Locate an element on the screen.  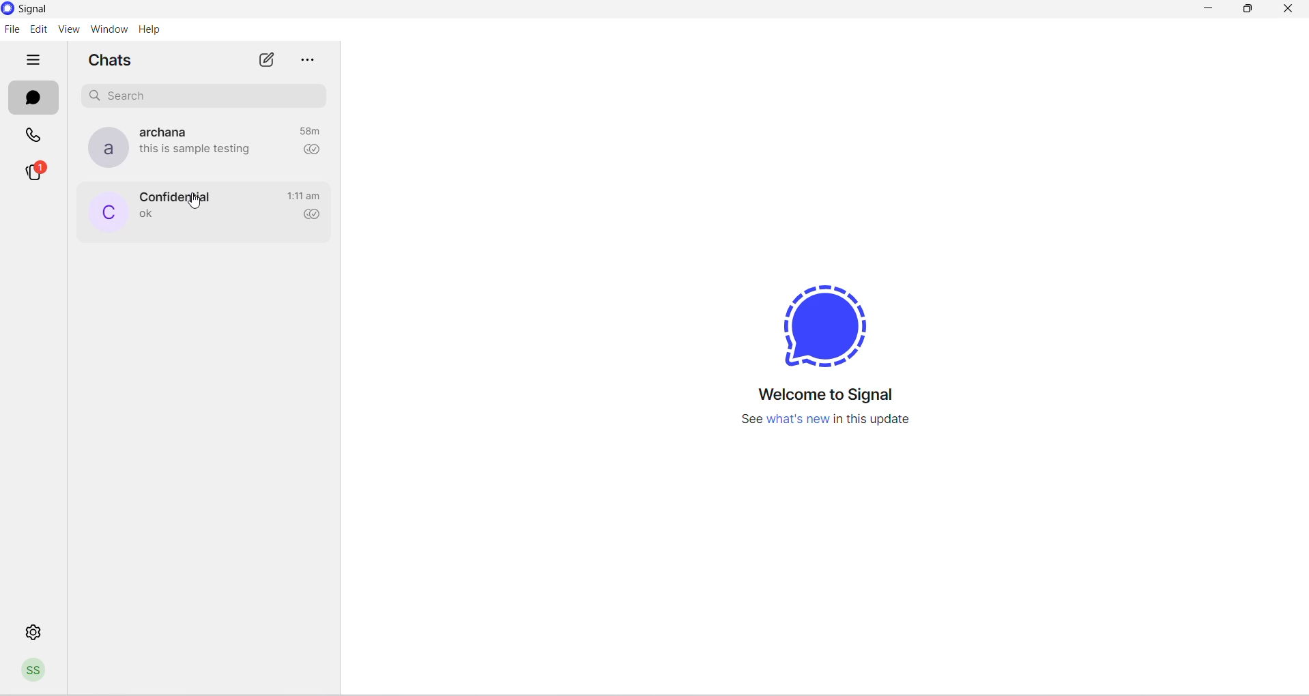
stories is located at coordinates (38, 171).